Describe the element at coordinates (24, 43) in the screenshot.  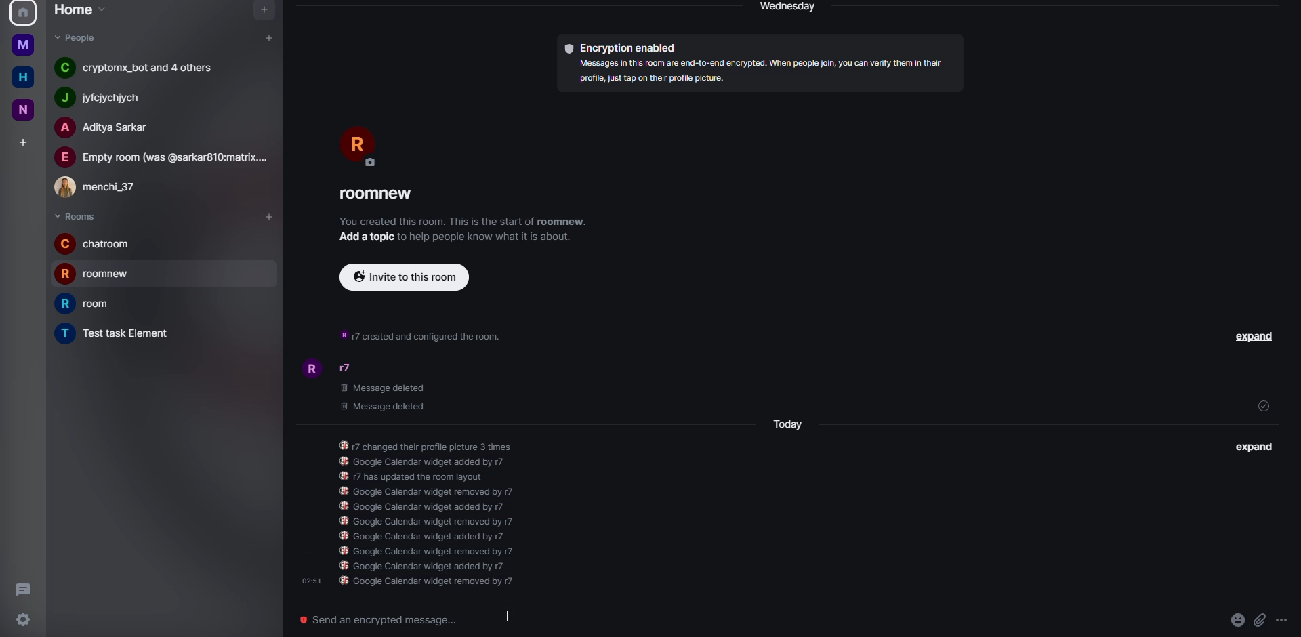
I see `home` at that location.